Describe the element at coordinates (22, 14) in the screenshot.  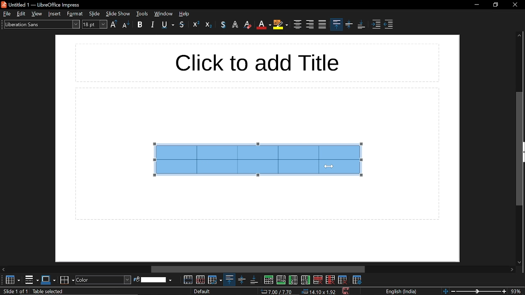
I see `edit` at that location.